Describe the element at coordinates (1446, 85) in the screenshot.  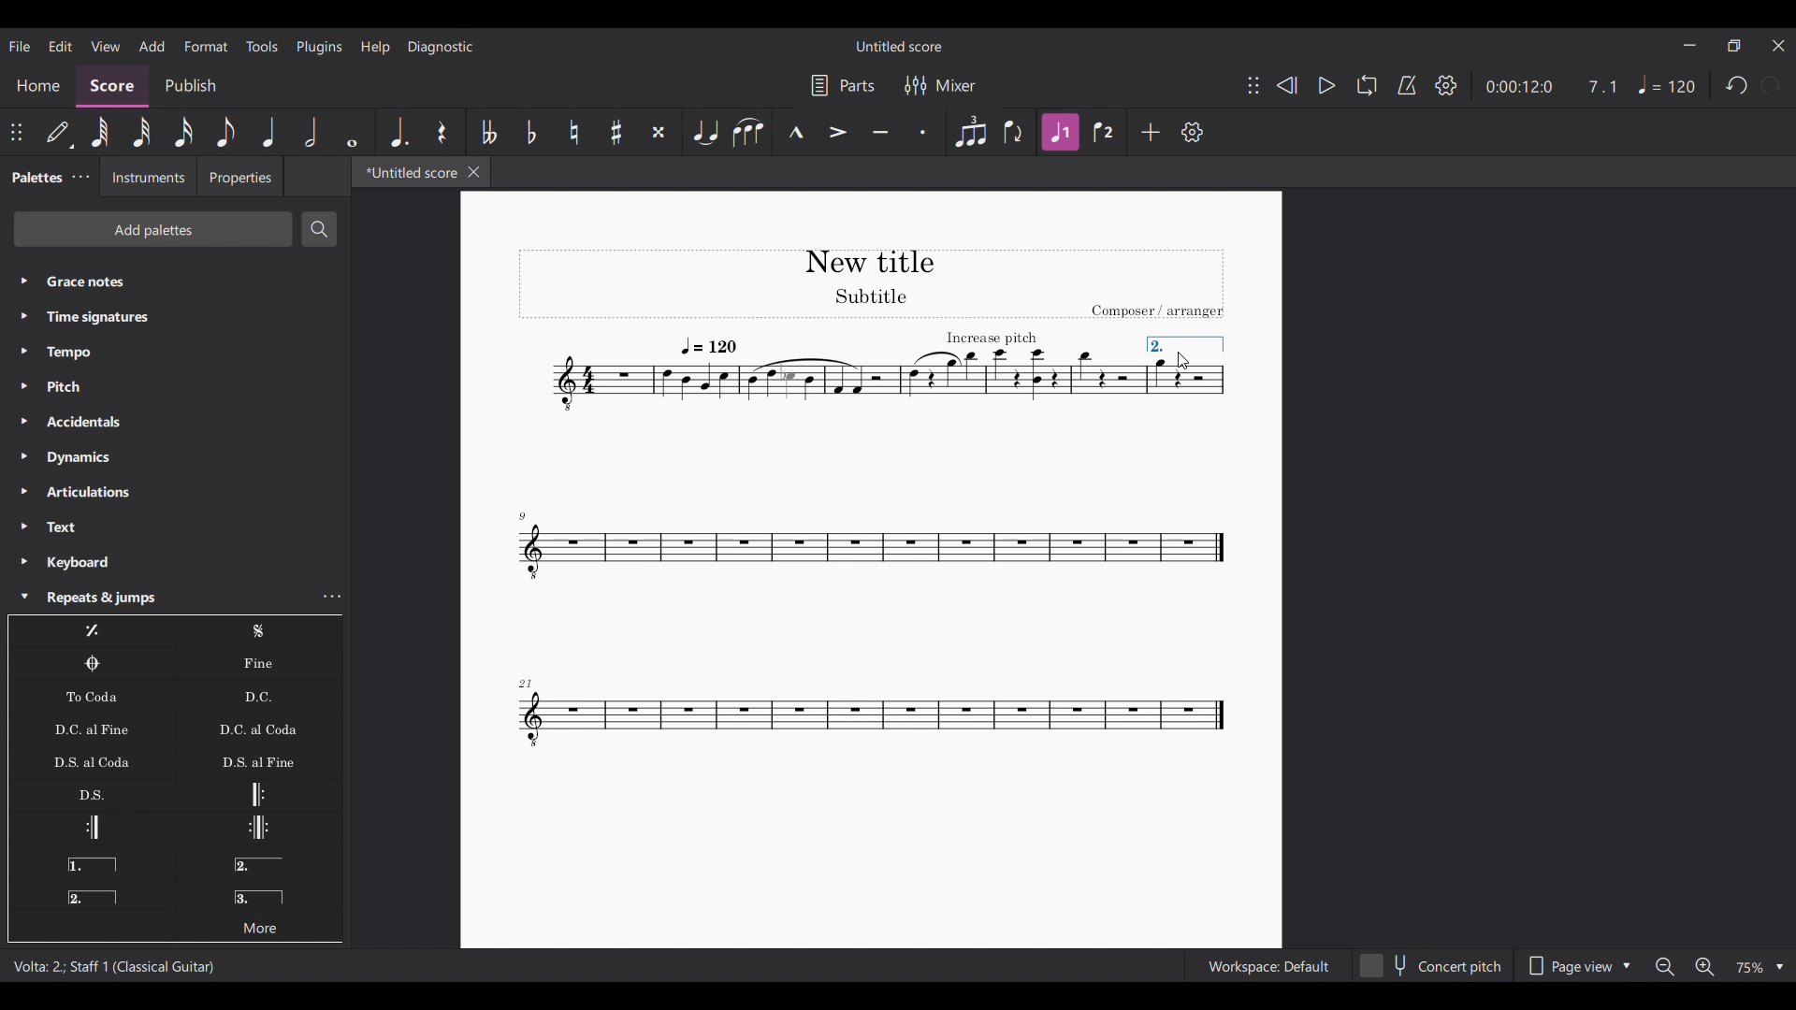
I see `Settings` at that location.